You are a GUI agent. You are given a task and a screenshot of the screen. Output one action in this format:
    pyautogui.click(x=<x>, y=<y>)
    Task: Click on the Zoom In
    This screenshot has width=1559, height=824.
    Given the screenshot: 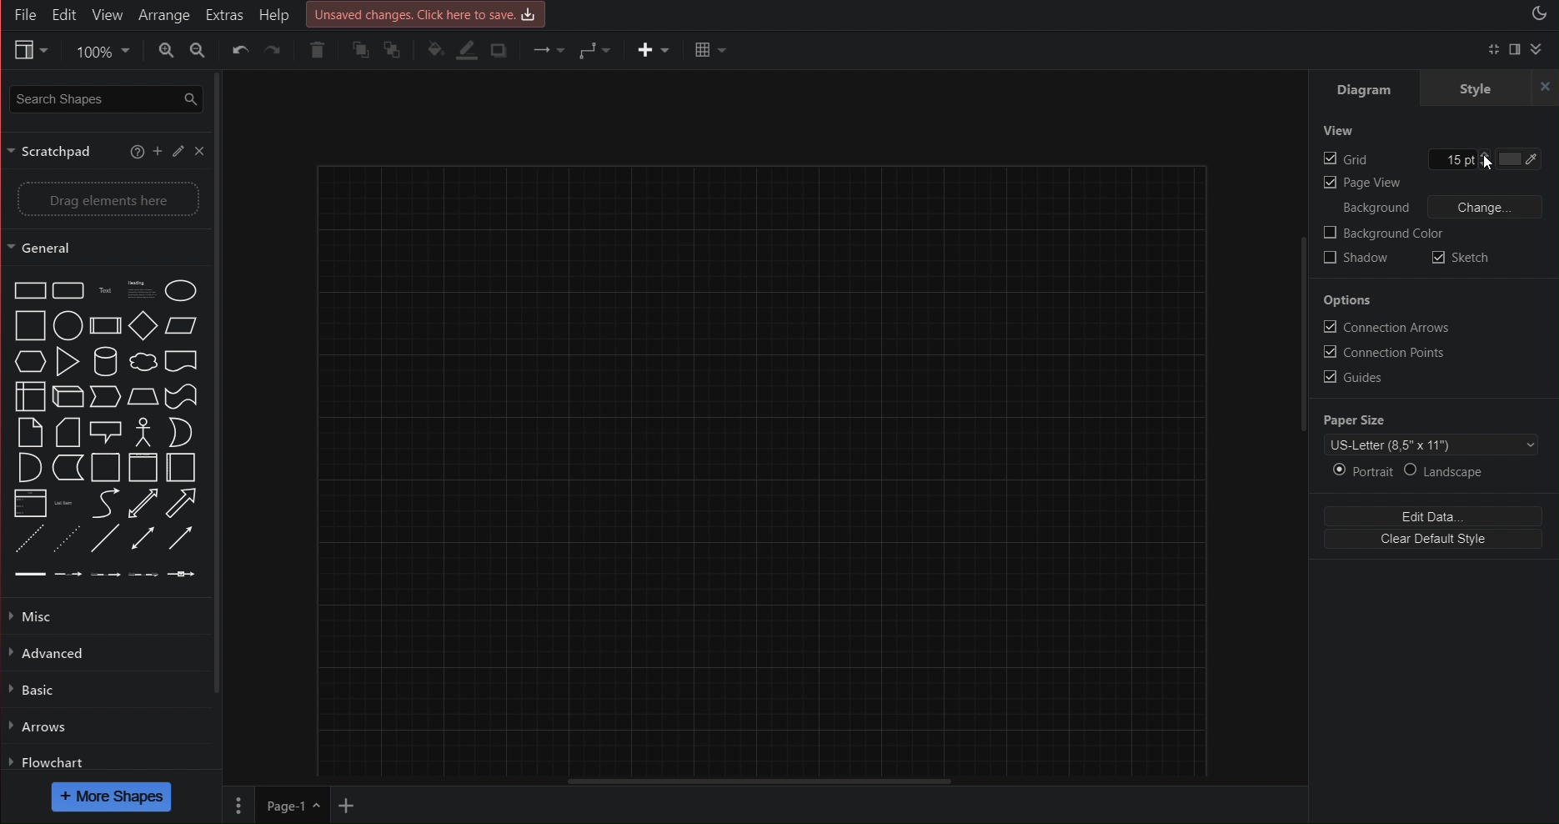 What is the action you would take?
    pyautogui.click(x=163, y=51)
    